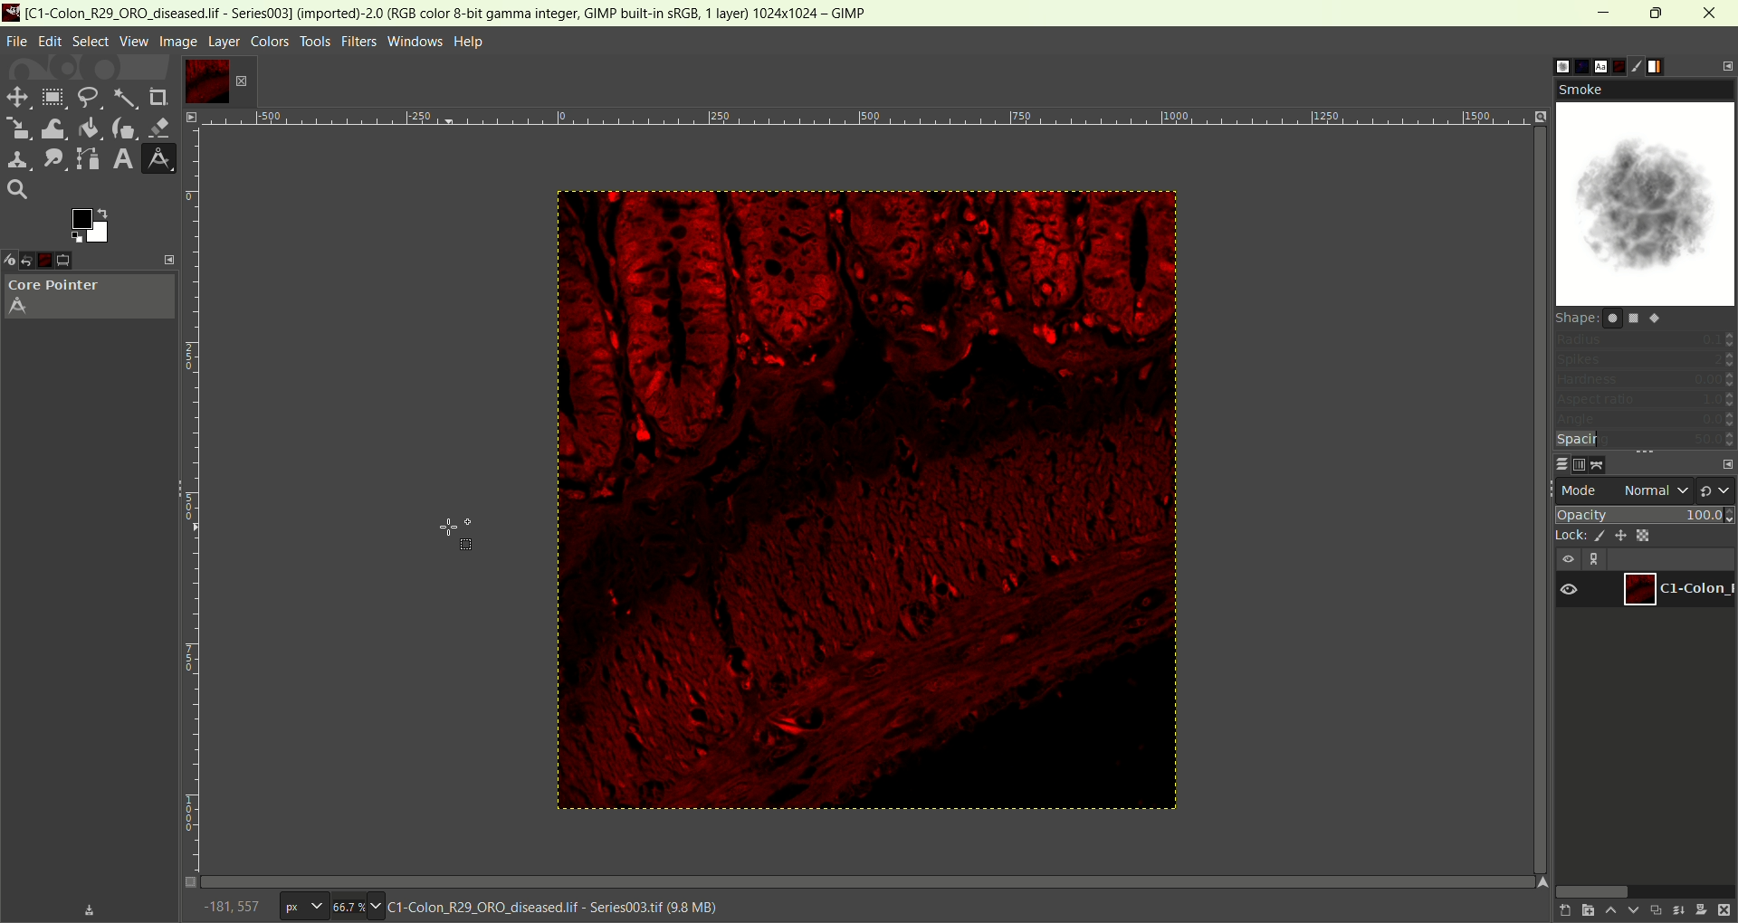 This screenshot has width=1738, height=923. Describe the element at coordinates (889, 879) in the screenshot. I see `Horizontal scroll bar` at that location.